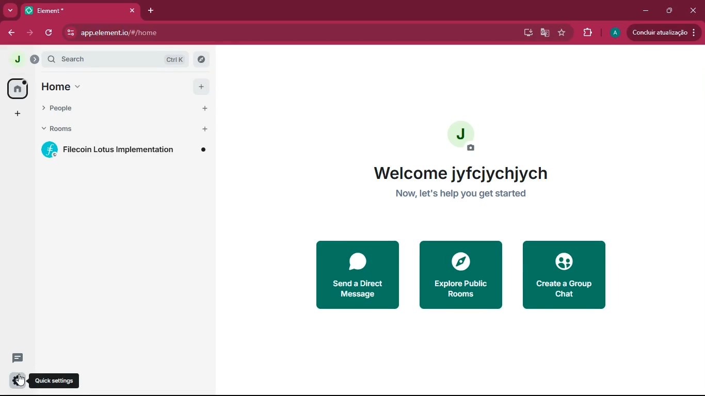  Describe the element at coordinates (14, 381) in the screenshot. I see `options` at that location.